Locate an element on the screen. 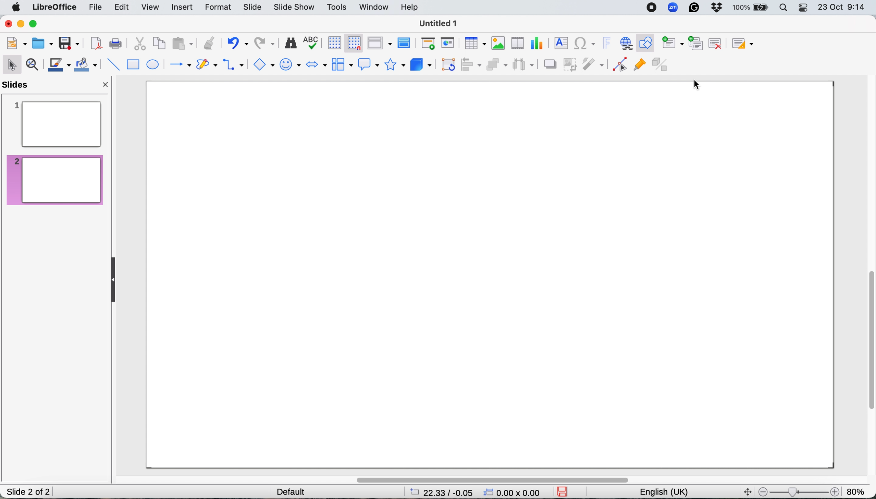  curves and polygons is located at coordinates (207, 65).